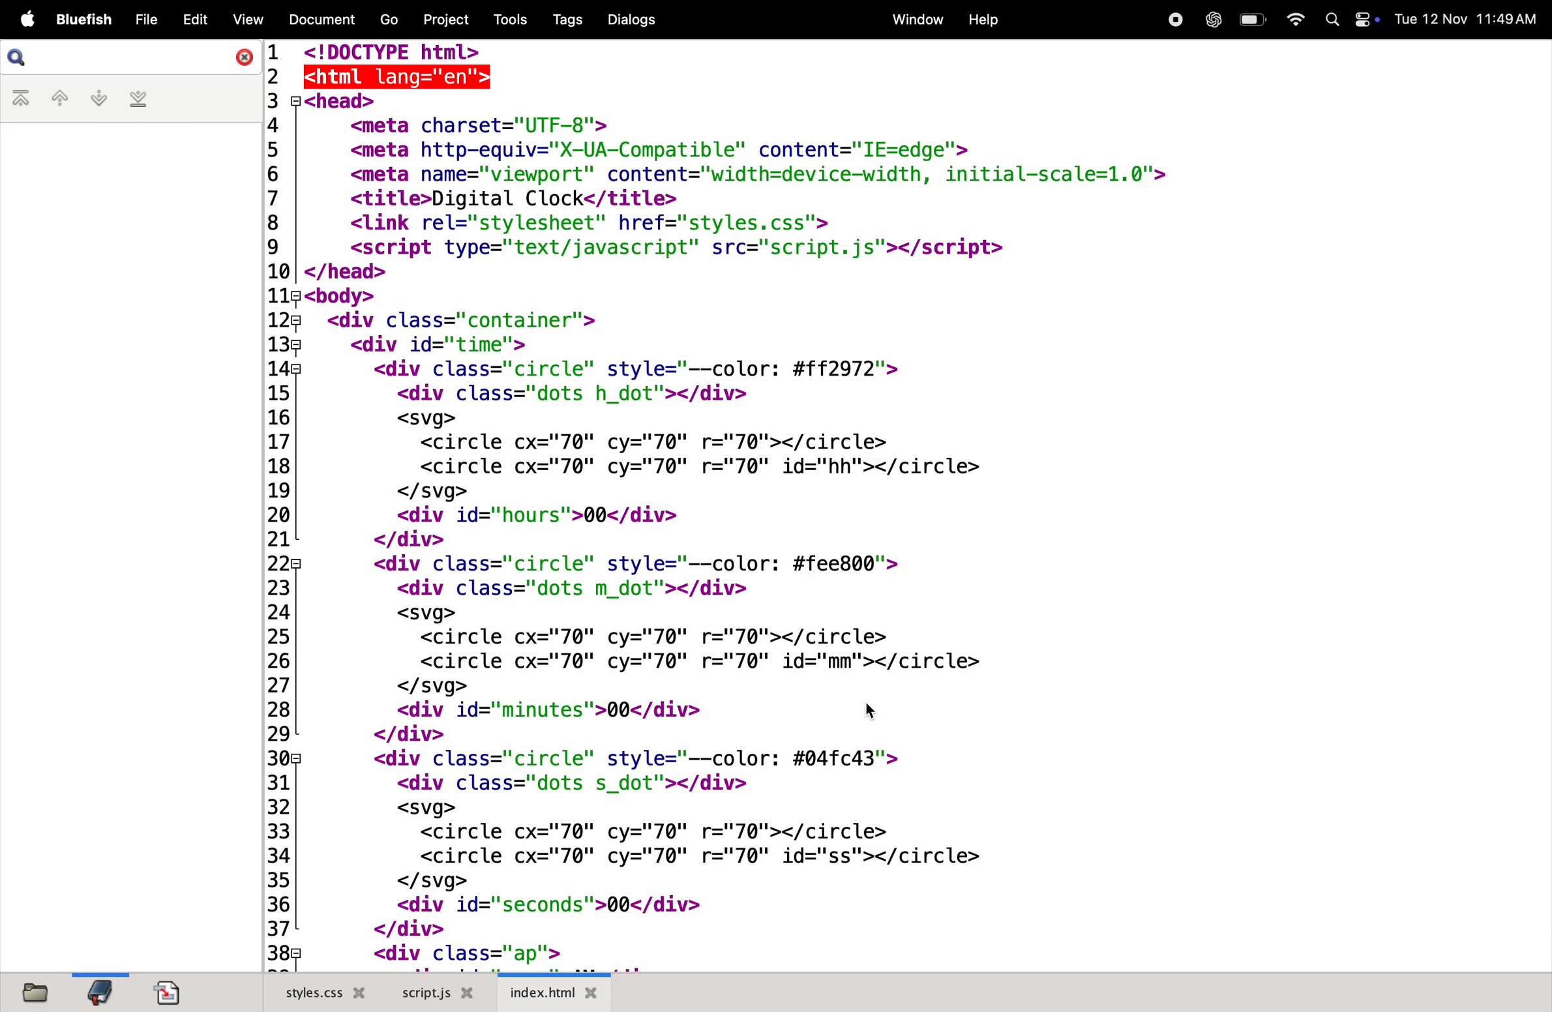  I want to click on bluefish menu, so click(83, 21).